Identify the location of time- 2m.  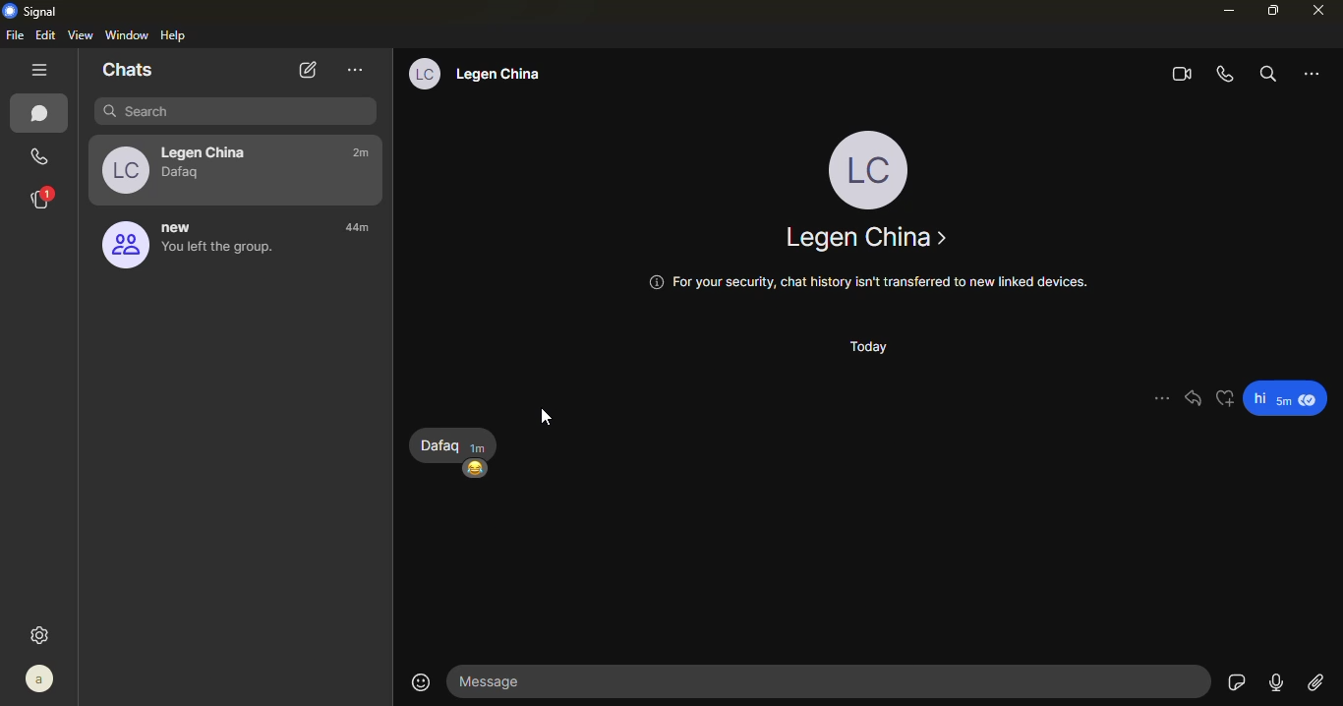
(362, 154).